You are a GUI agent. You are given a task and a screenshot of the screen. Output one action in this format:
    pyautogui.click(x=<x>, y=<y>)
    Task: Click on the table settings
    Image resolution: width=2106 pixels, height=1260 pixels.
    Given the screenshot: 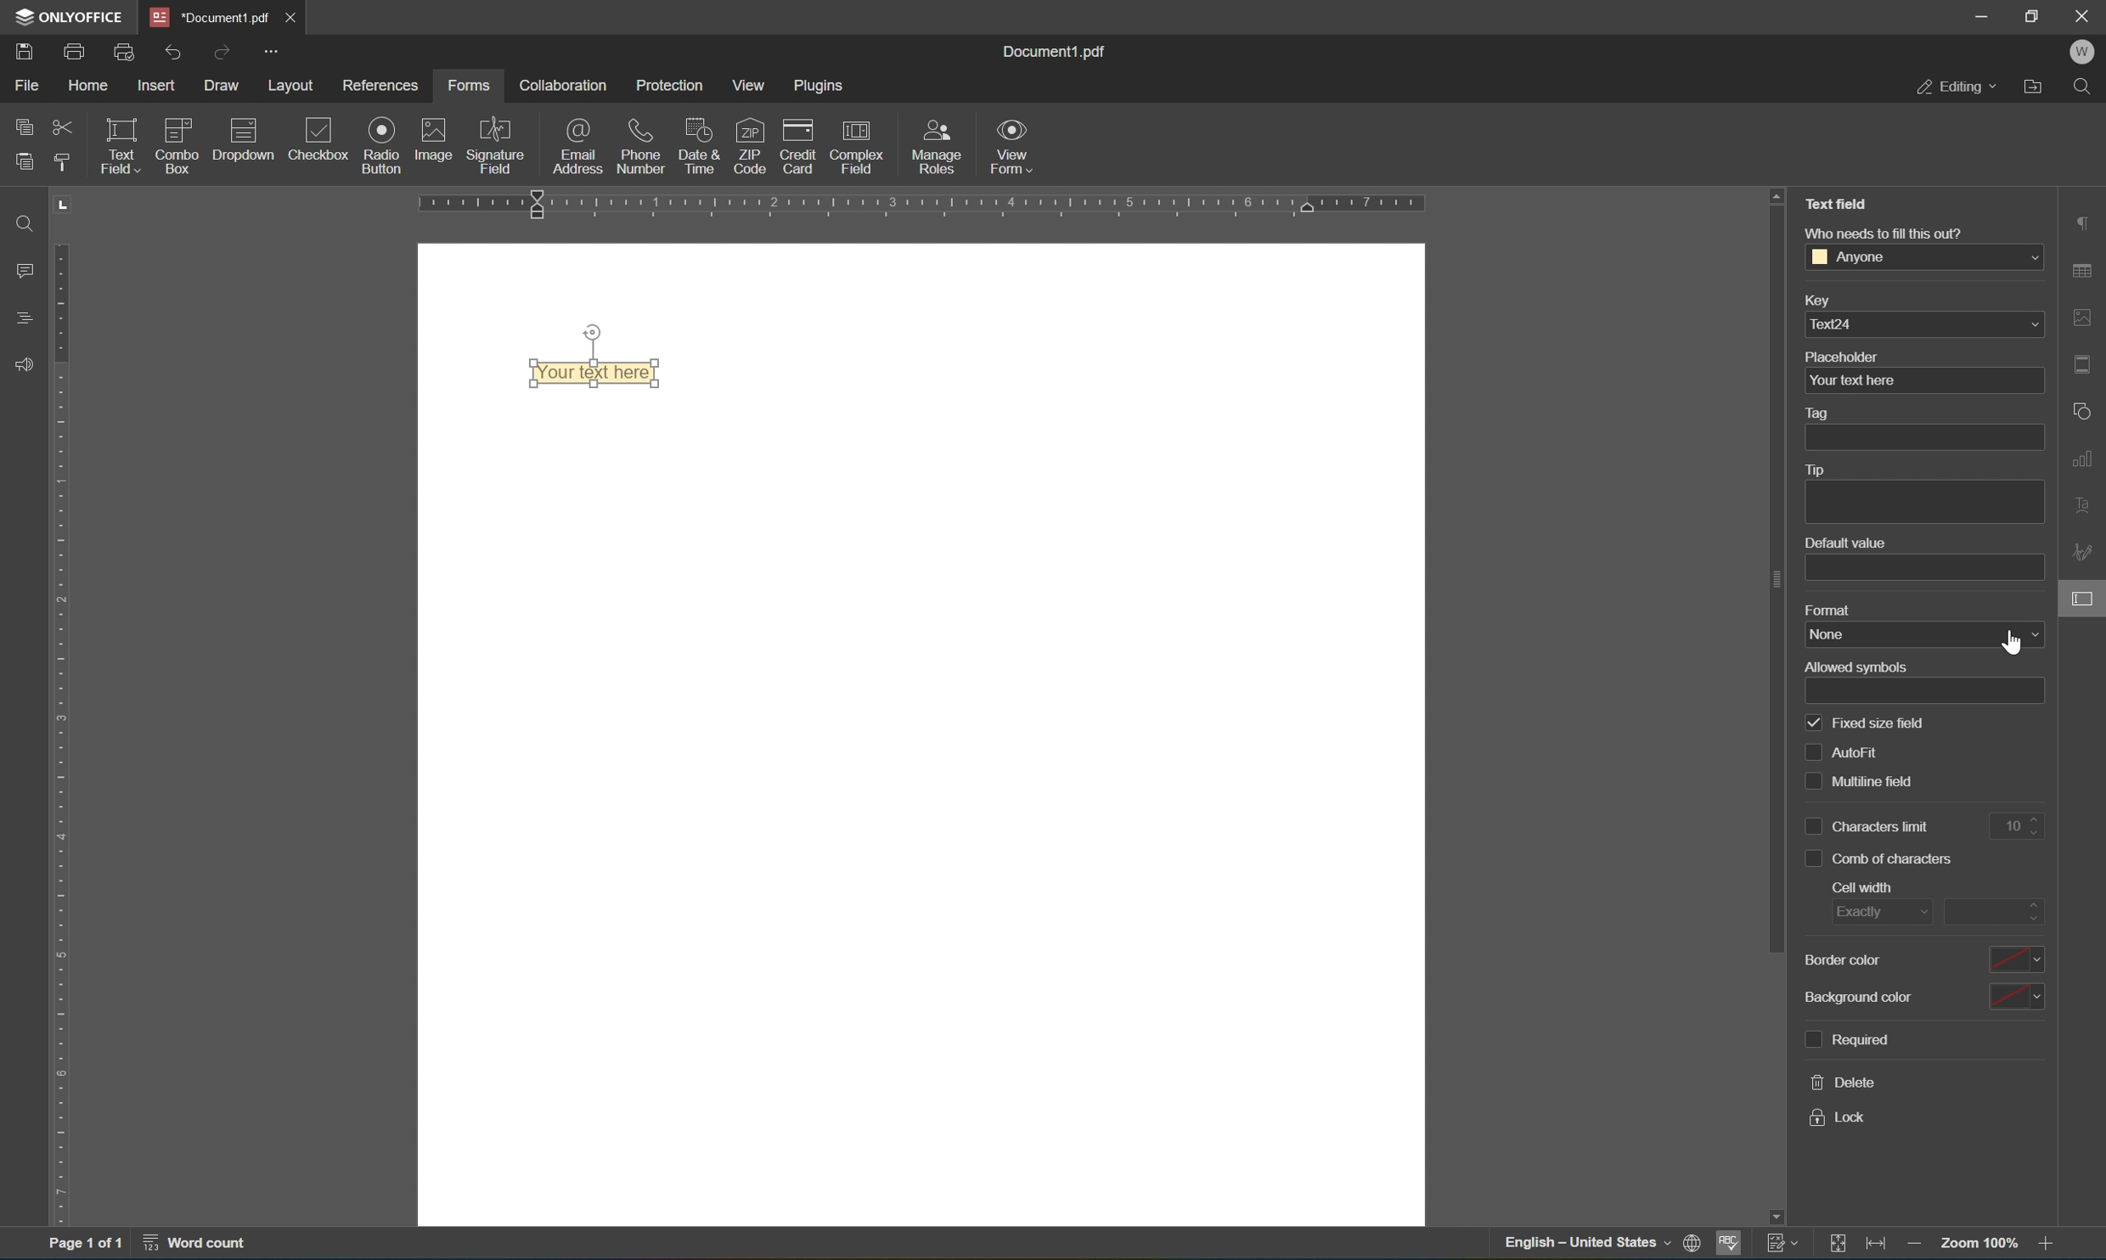 What is the action you would take?
    pyautogui.click(x=2085, y=273)
    